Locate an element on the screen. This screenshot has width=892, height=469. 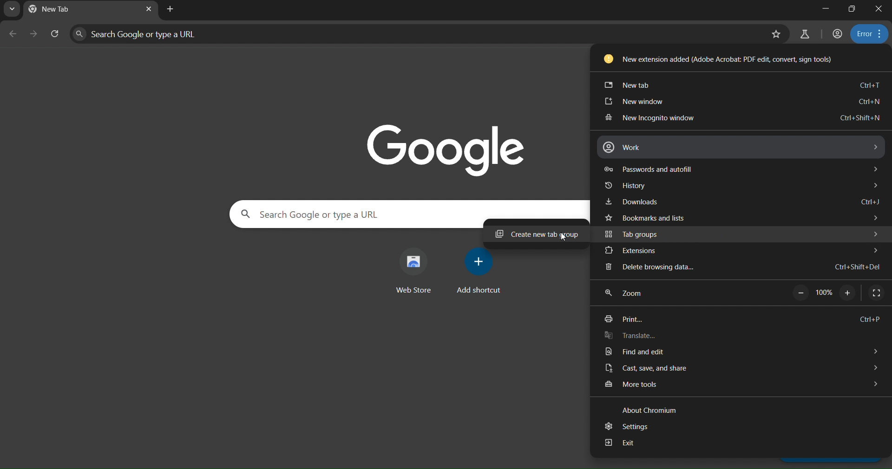
go back one page is located at coordinates (13, 34).